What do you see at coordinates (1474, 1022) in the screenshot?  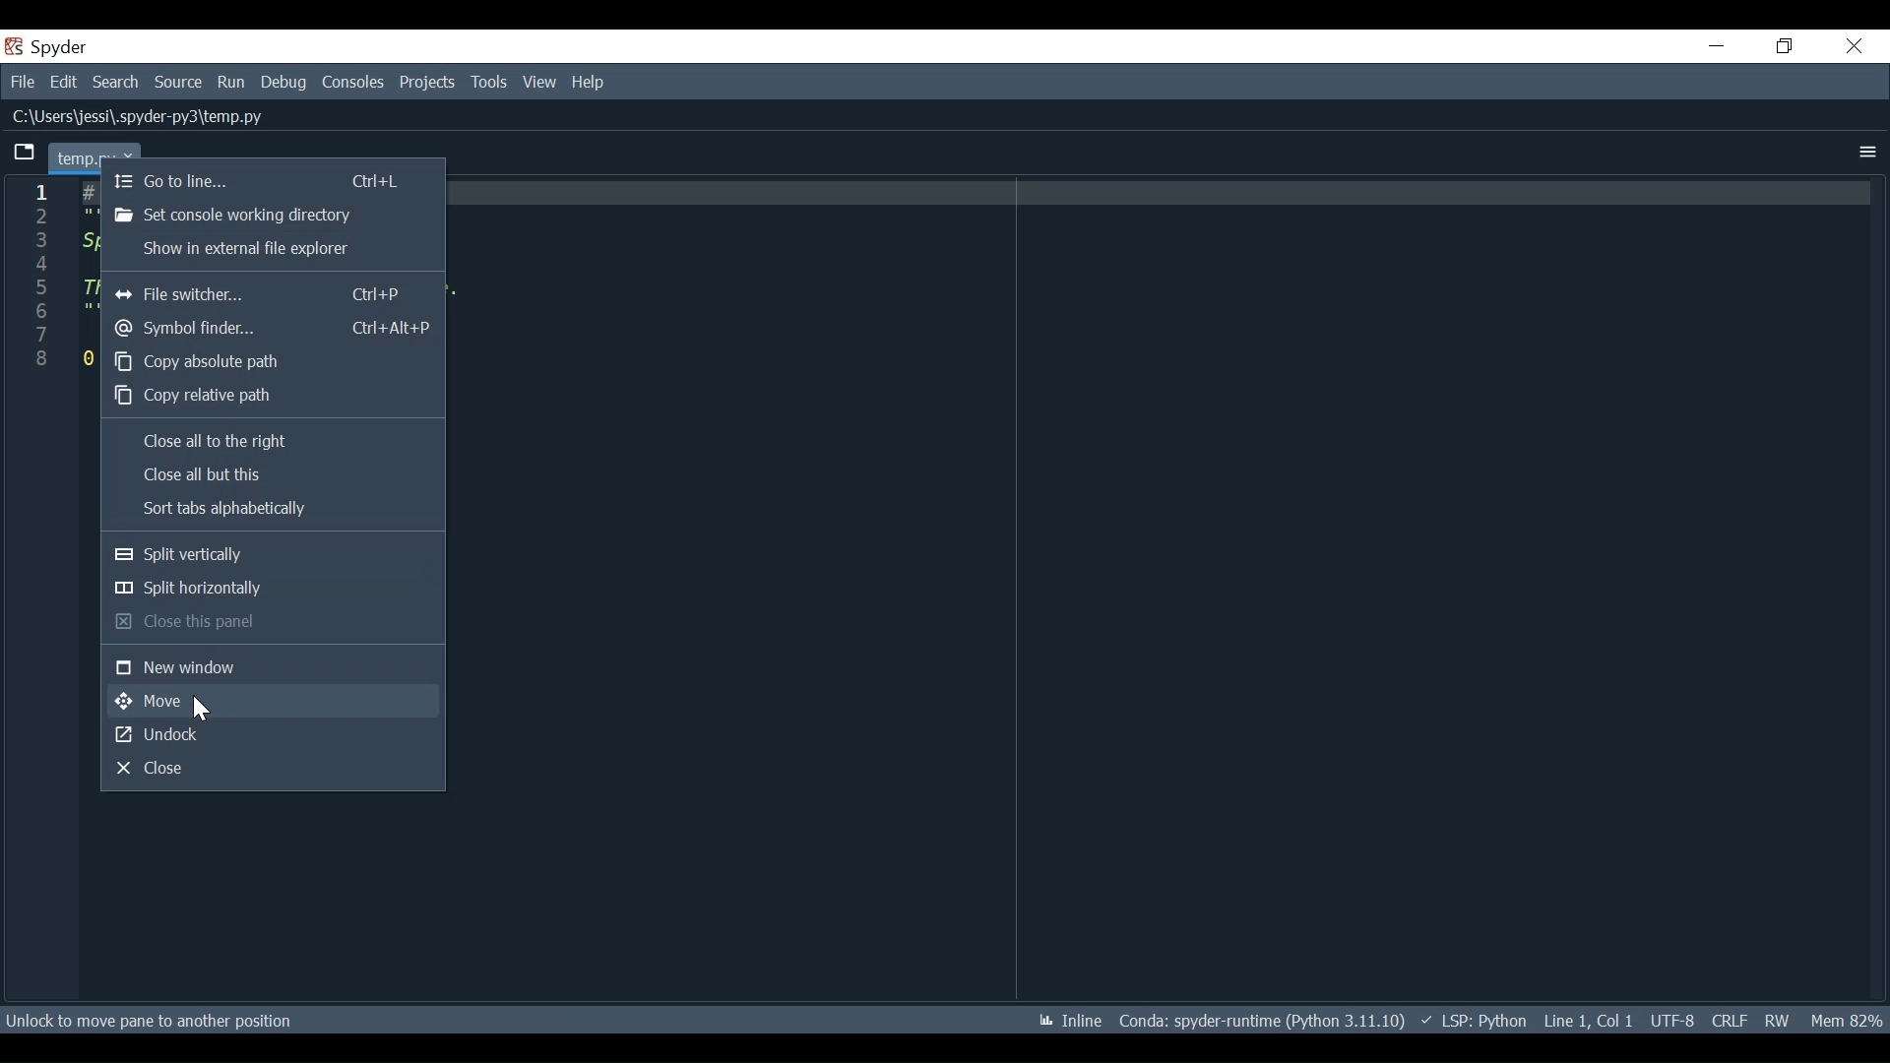 I see `LSP Python` at bounding box center [1474, 1022].